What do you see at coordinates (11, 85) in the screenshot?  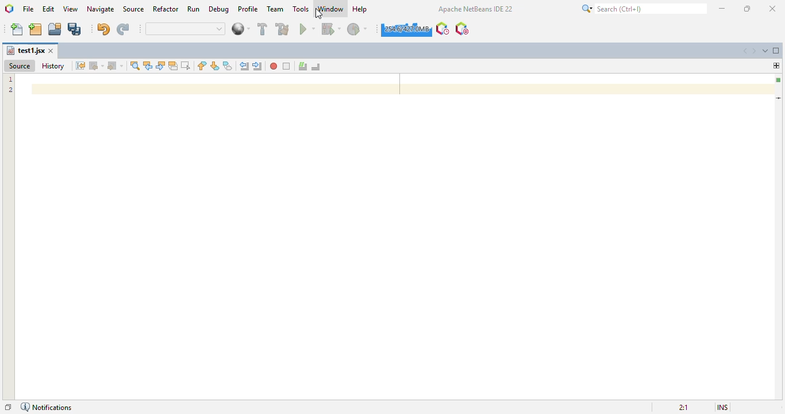 I see `line numbers` at bounding box center [11, 85].